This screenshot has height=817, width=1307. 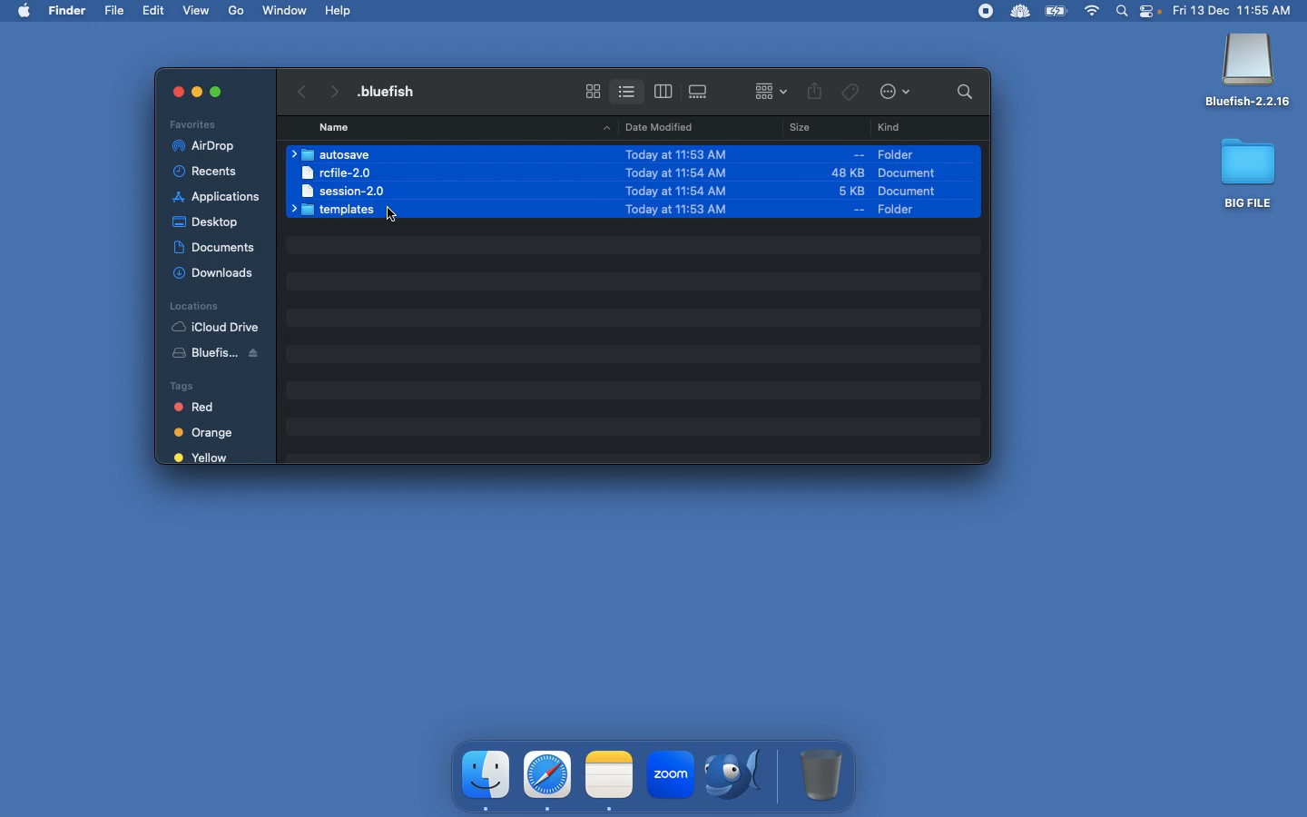 I want to click on desktop, so click(x=209, y=219).